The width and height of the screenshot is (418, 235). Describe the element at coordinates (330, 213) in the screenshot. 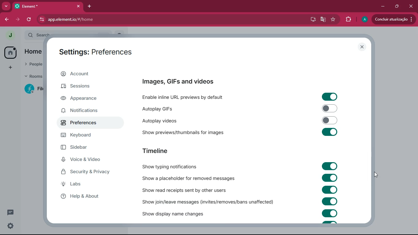

I see `toggle on/off` at that location.